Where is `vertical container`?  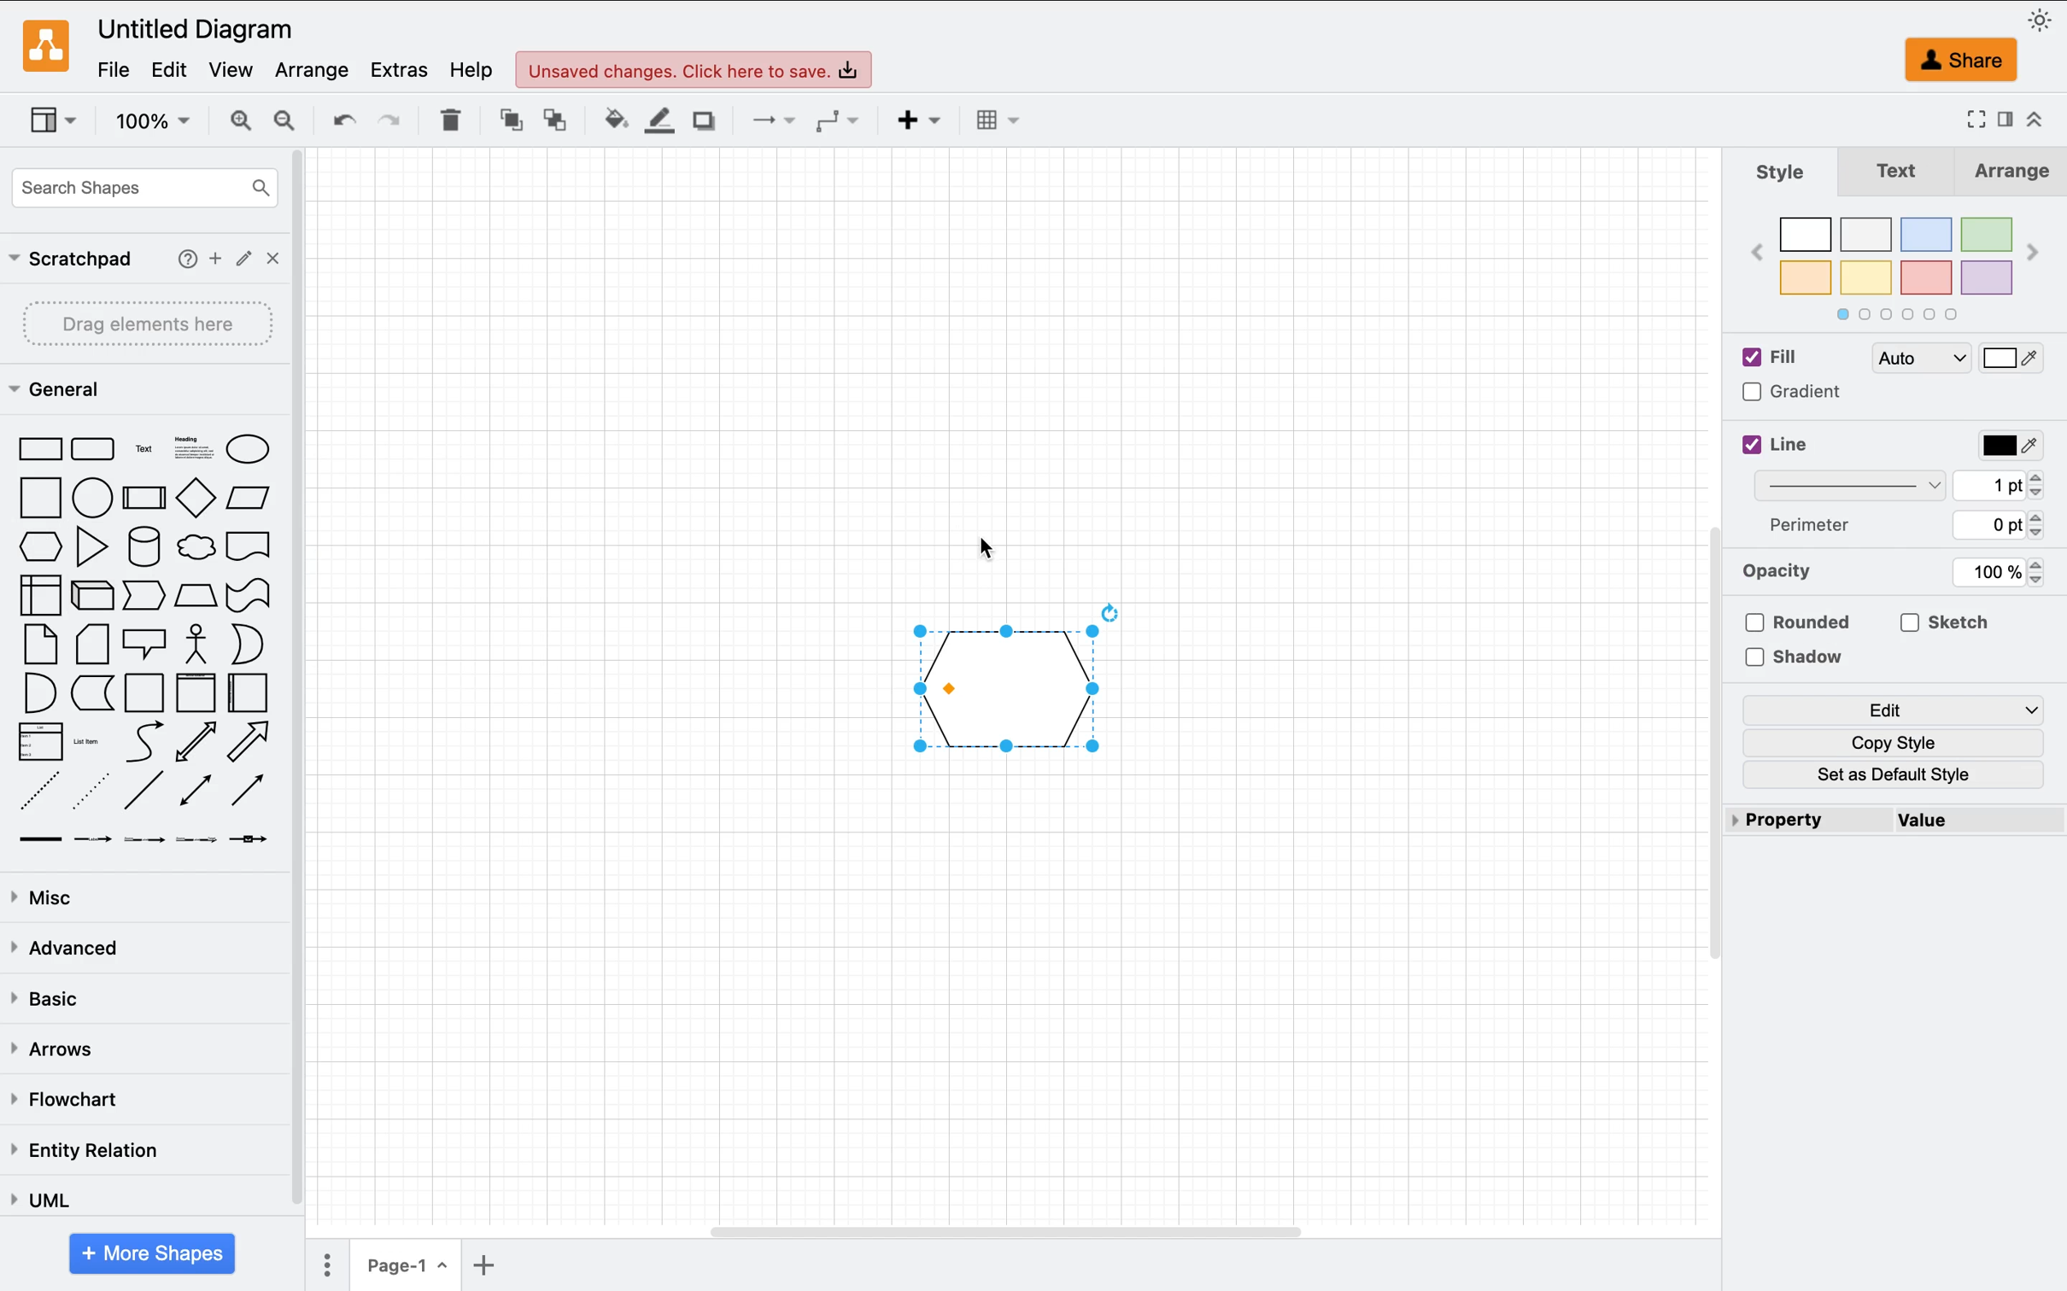
vertical container is located at coordinates (195, 691).